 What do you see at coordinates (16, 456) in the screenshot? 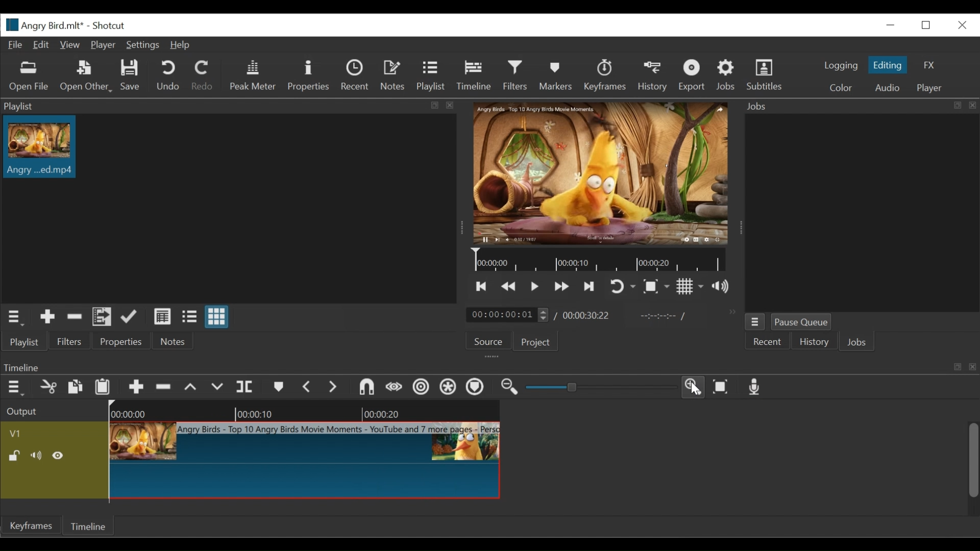
I see `(un)lock track` at bounding box center [16, 456].